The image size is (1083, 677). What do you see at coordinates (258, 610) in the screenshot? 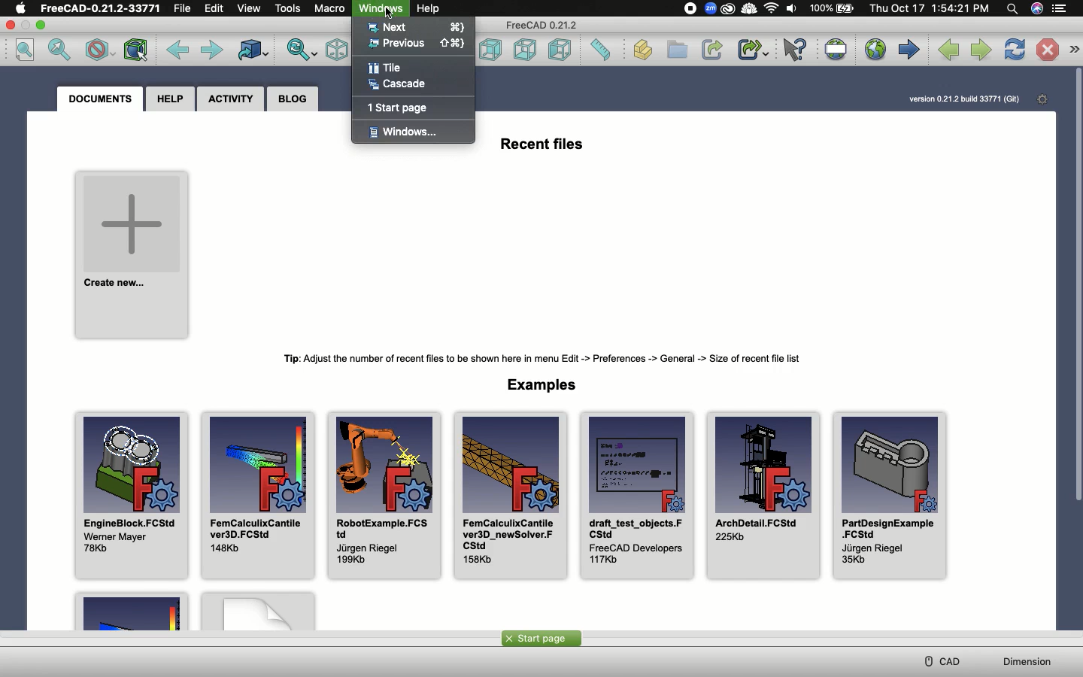
I see `Example` at bounding box center [258, 610].